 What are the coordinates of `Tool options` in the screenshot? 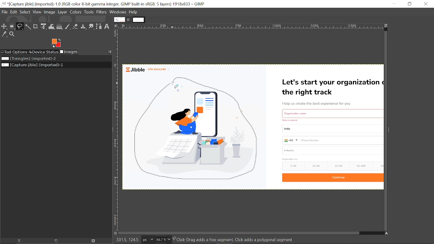 It's located at (14, 52).